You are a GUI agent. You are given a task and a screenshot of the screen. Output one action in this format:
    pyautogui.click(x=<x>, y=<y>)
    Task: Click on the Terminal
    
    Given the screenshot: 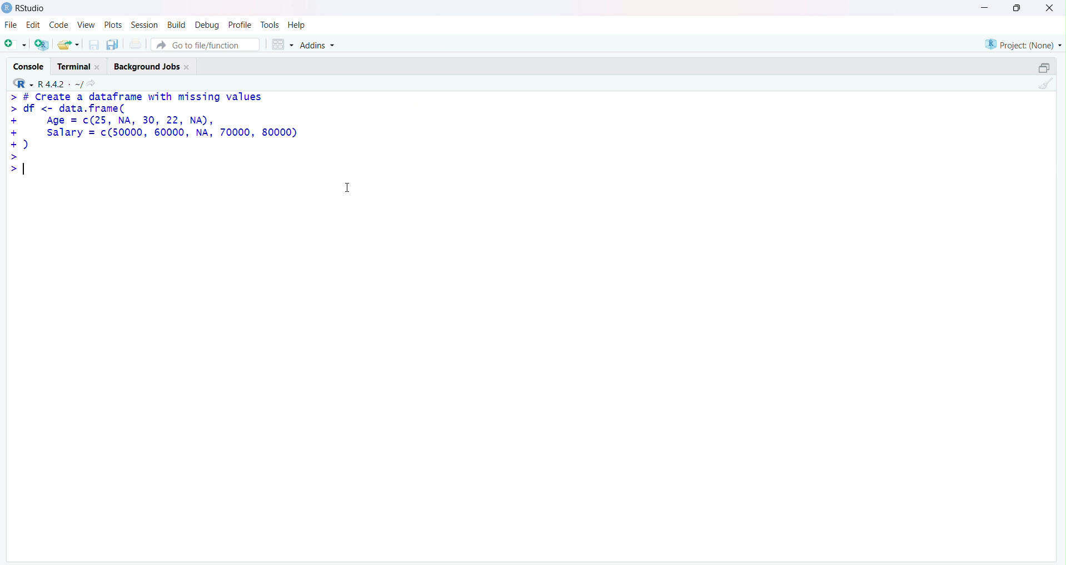 What is the action you would take?
    pyautogui.click(x=77, y=65)
    